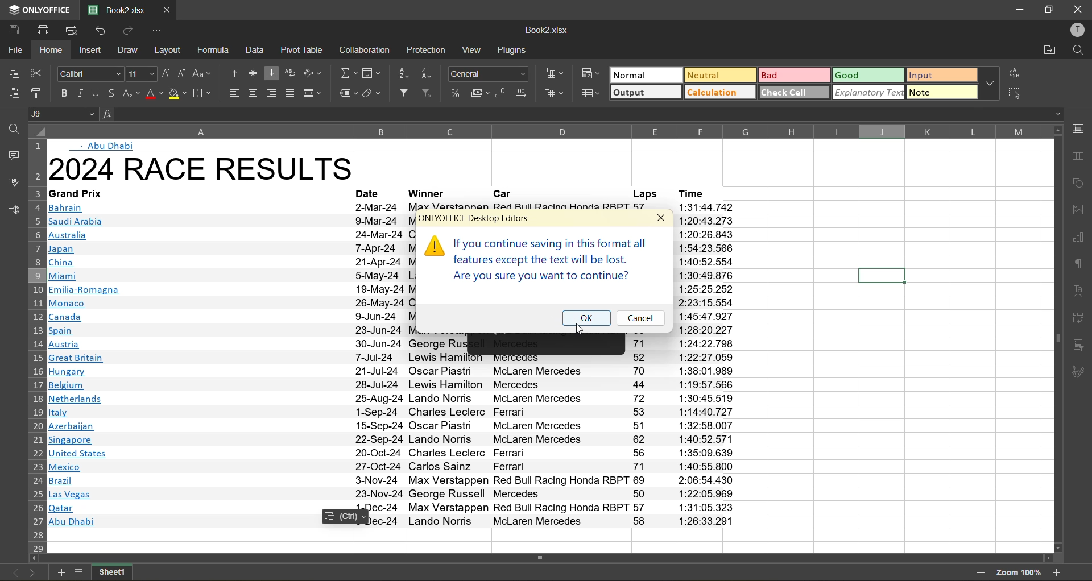 The image size is (1092, 581). I want to click on orientation, so click(315, 73).